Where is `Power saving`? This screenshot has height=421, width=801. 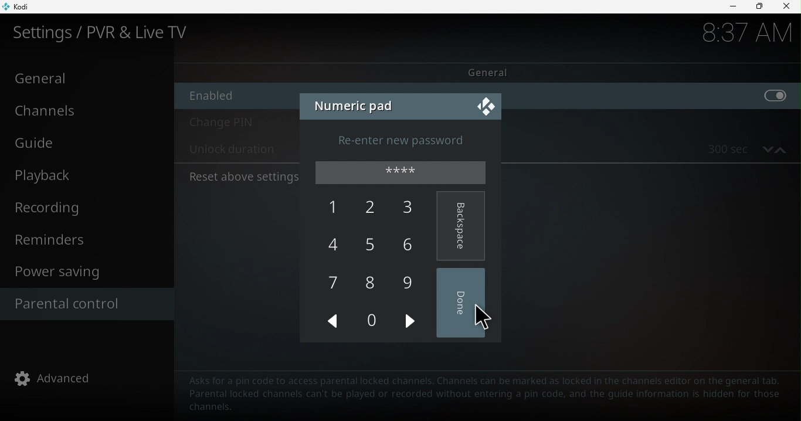 Power saving is located at coordinates (87, 272).